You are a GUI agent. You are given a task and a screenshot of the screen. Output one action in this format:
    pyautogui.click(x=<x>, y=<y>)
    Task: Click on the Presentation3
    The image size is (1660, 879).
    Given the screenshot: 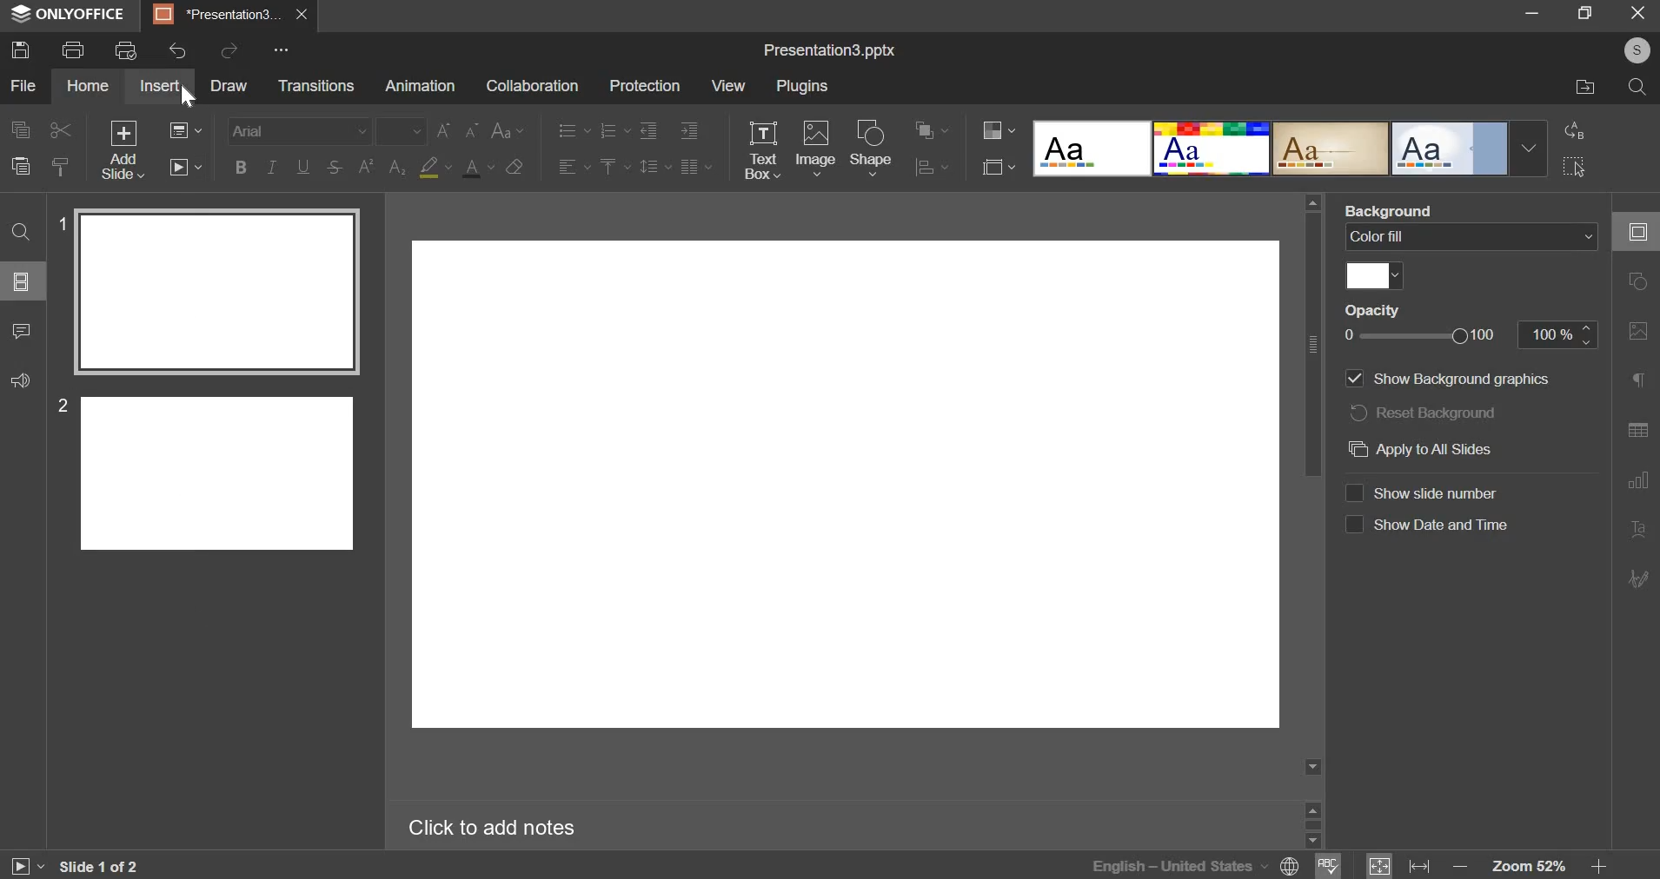 What is the action you would take?
    pyautogui.click(x=214, y=17)
    